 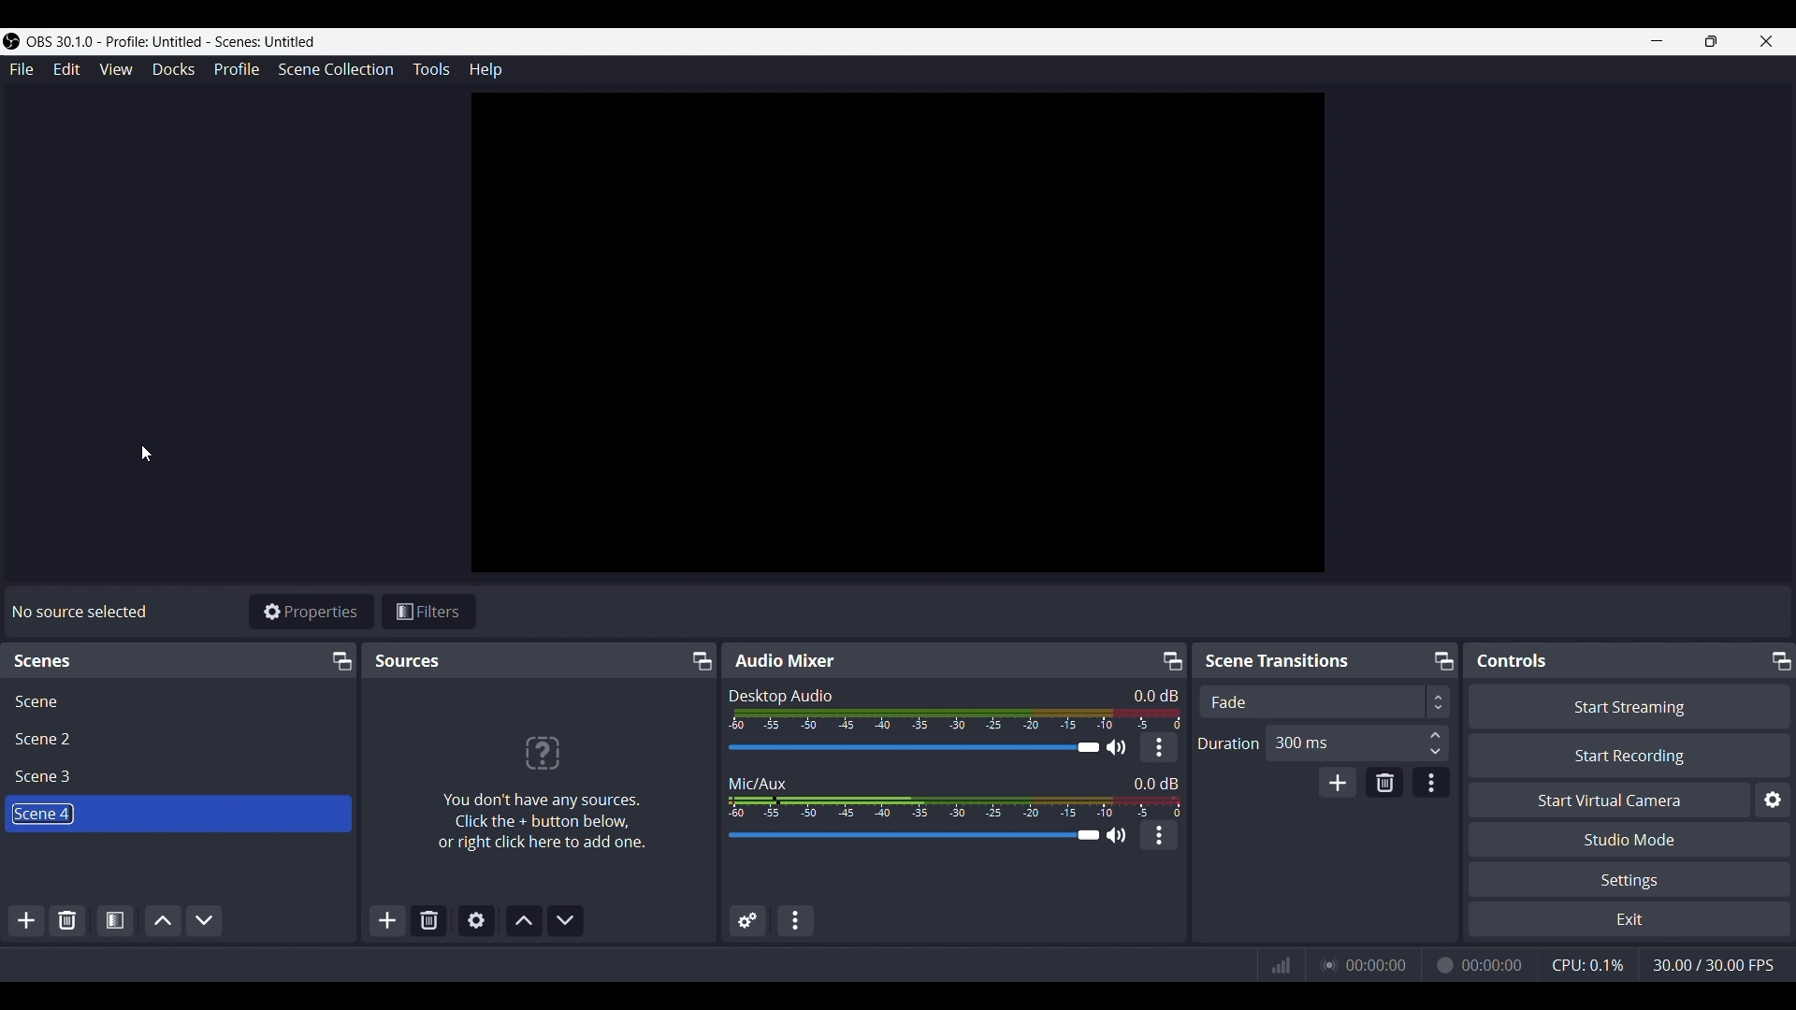 I want to click on Help, so click(x=484, y=71).